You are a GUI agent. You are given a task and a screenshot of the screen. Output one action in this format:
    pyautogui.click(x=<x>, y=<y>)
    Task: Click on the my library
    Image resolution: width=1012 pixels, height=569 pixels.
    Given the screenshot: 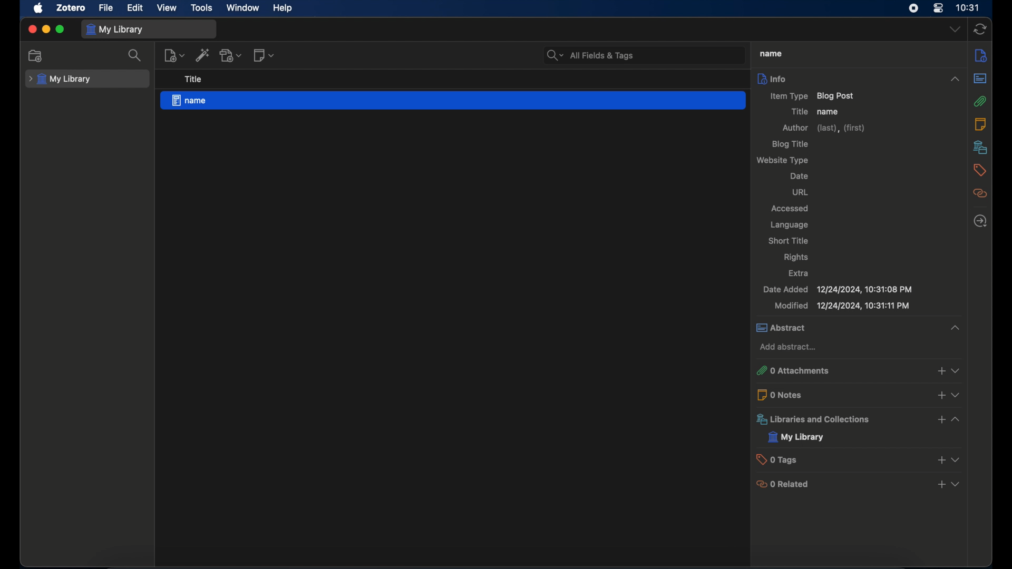 What is the action you would take?
    pyautogui.click(x=796, y=437)
    